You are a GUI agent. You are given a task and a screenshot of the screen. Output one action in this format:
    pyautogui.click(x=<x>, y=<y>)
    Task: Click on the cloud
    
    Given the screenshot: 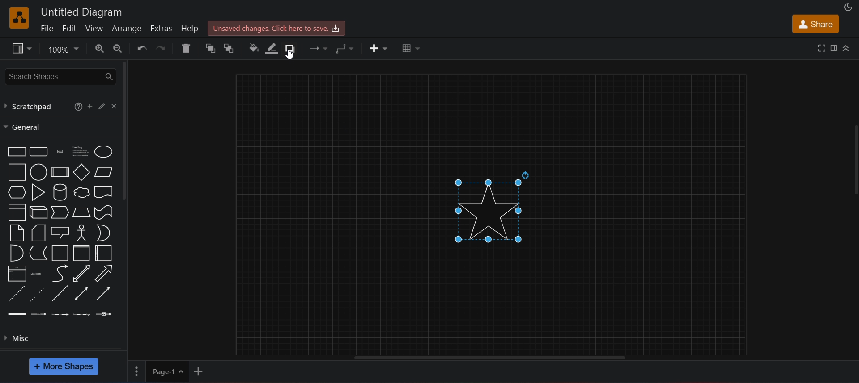 What is the action you would take?
    pyautogui.click(x=80, y=192)
    